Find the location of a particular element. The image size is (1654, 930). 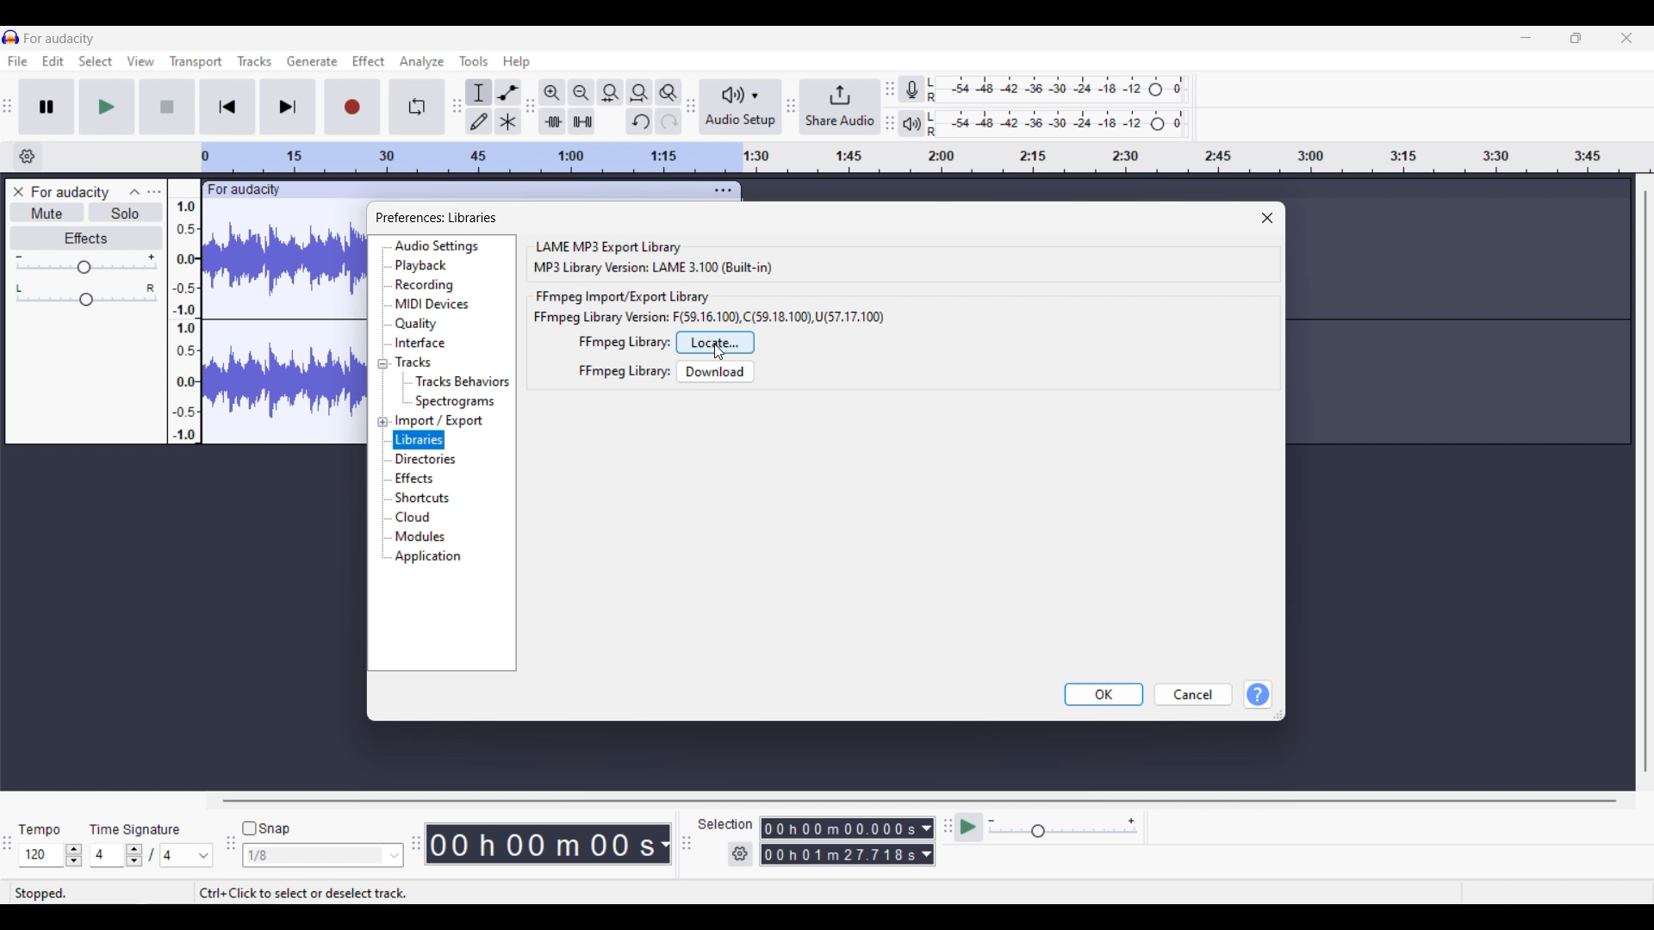

Silence audio selection is located at coordinates (581, 121).